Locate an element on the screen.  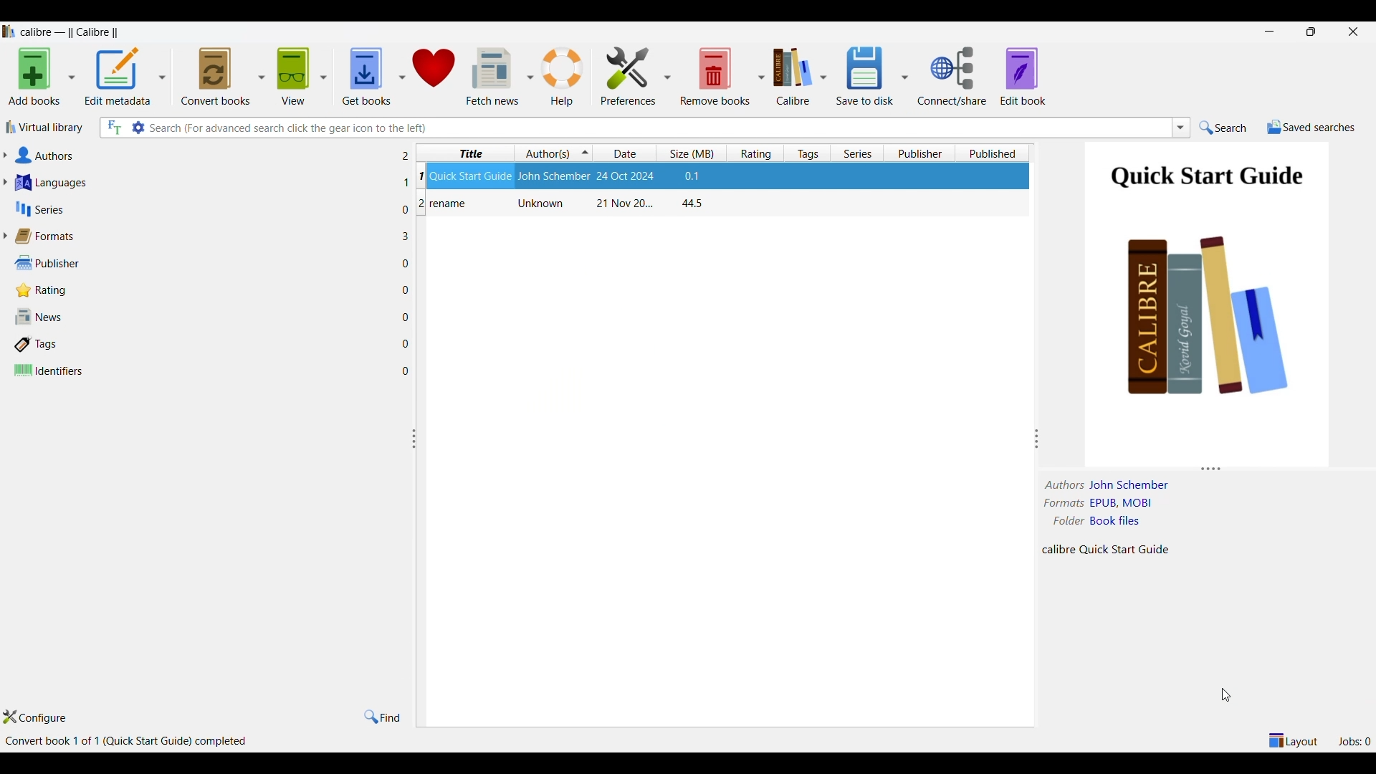
Authors is located at coordinates (204, 156).